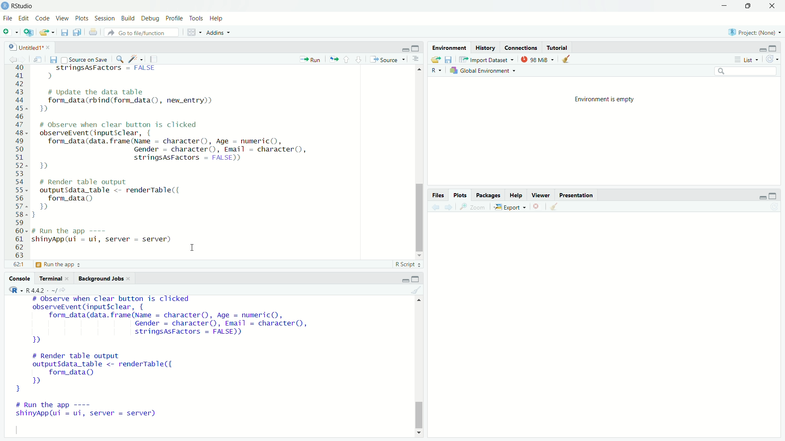 This screenshot has height=441, width=785. What do you see at coordinates (9, 58) in the screenshot?
I see `go back to previous source location` at bounding box center [9, 58].